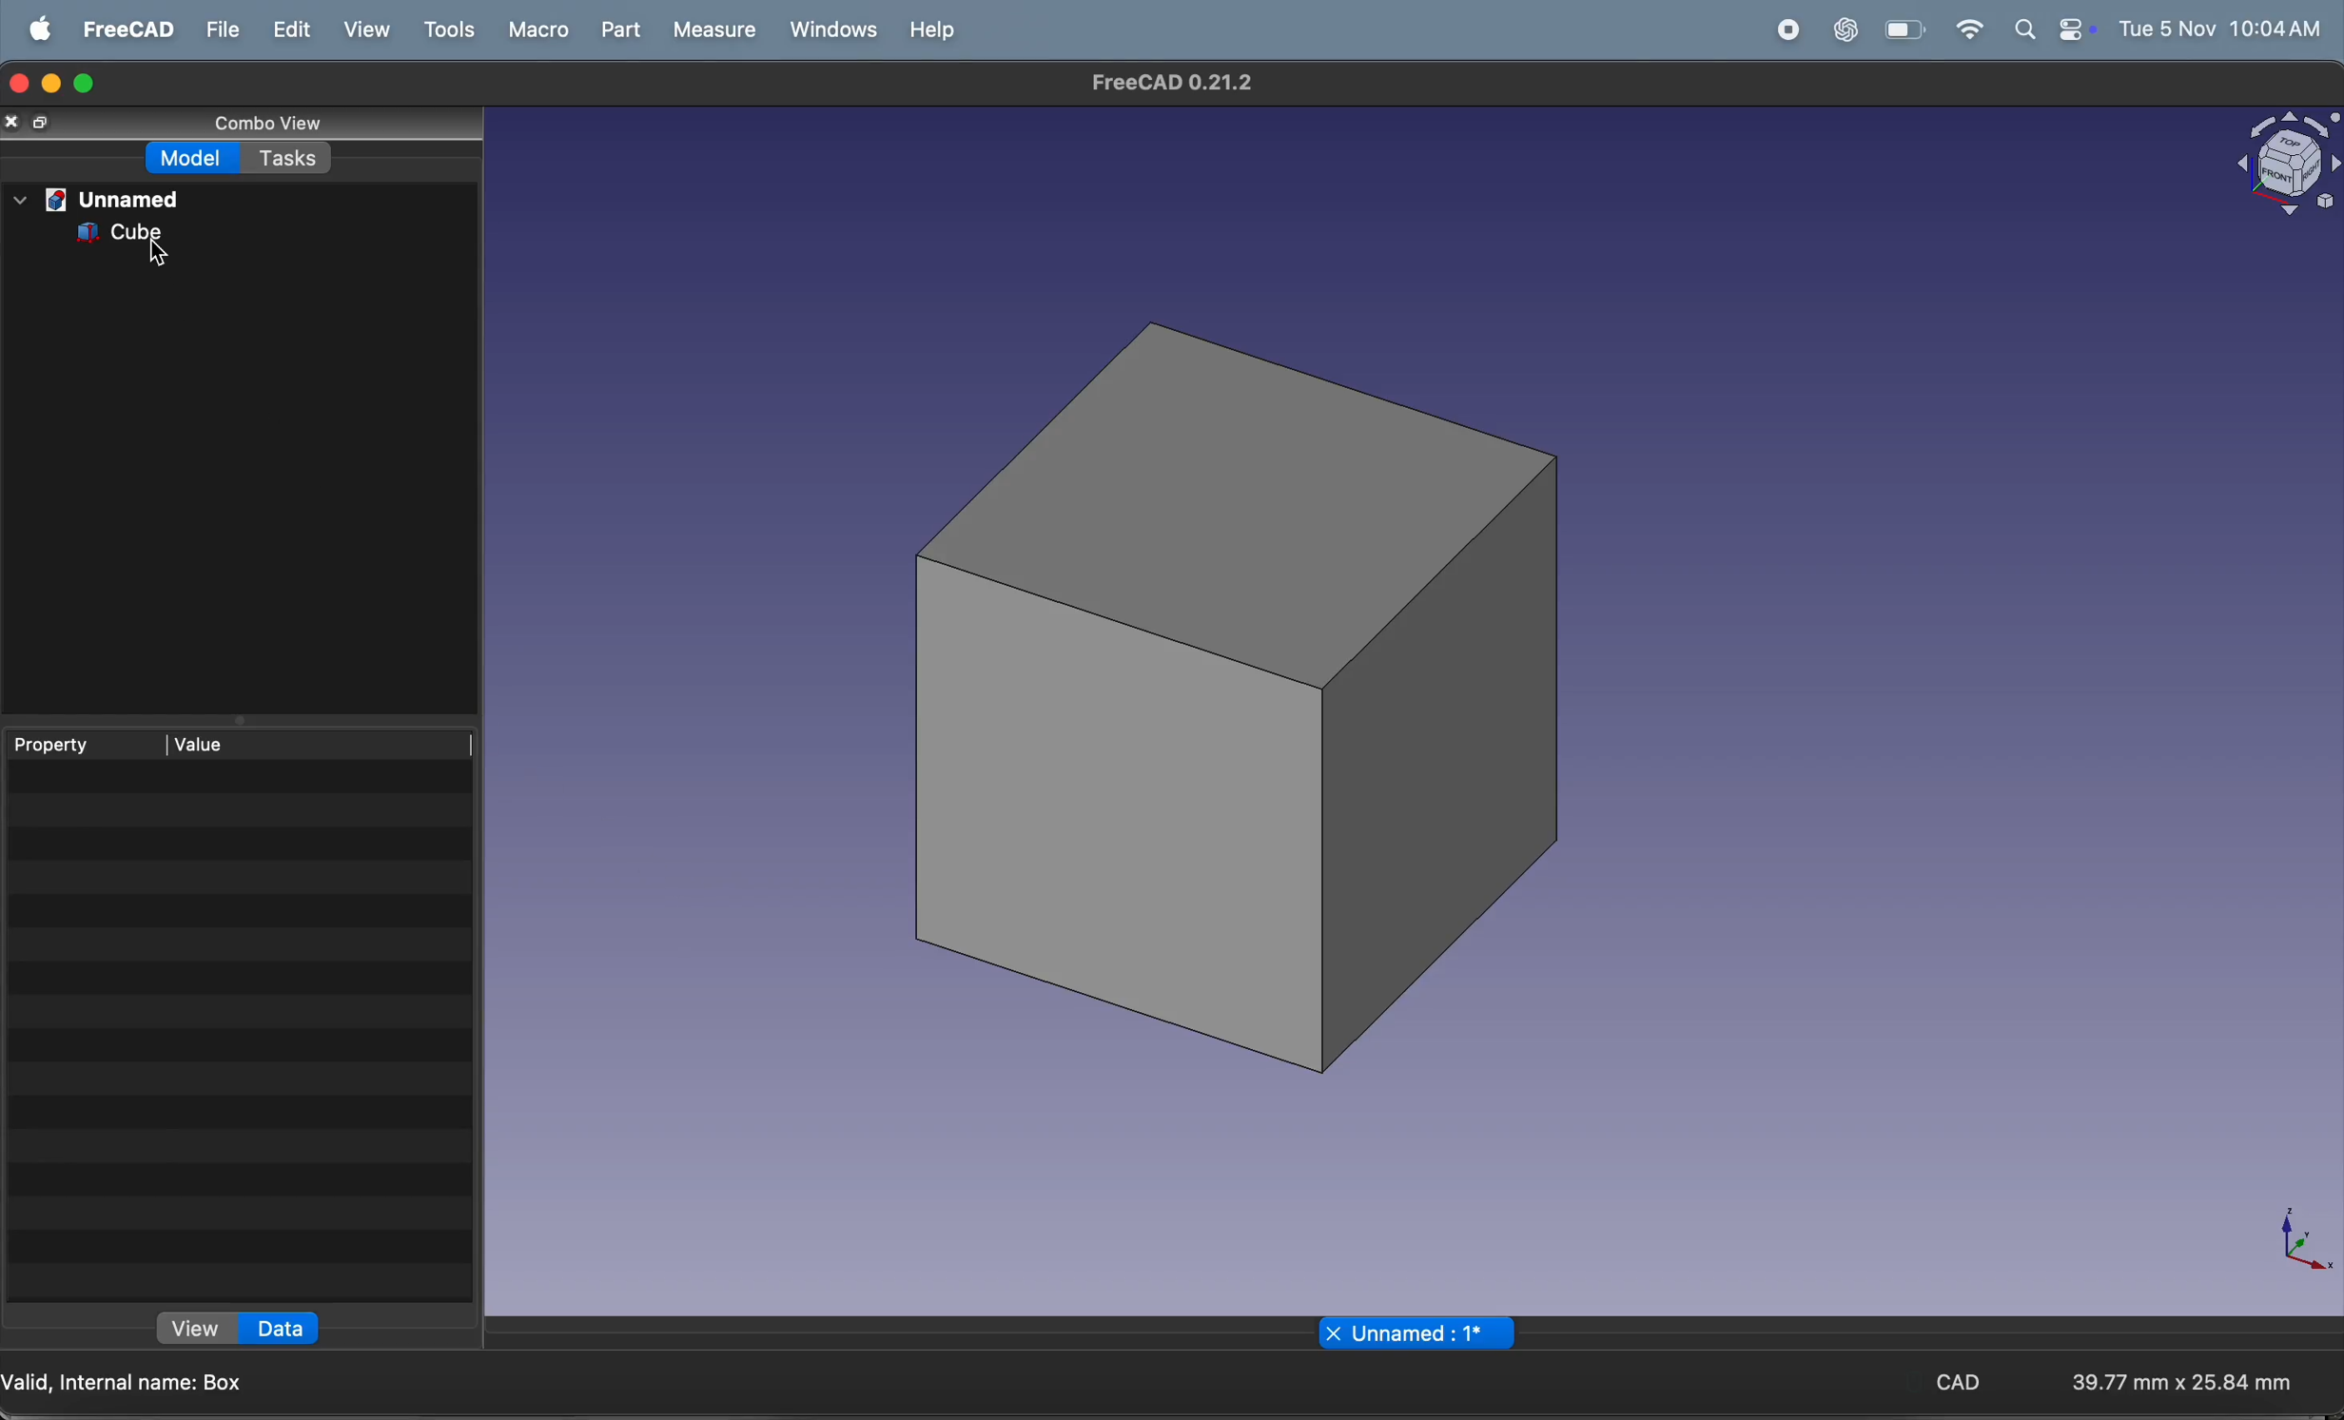  I want to click on object view, so click(2278, 165).